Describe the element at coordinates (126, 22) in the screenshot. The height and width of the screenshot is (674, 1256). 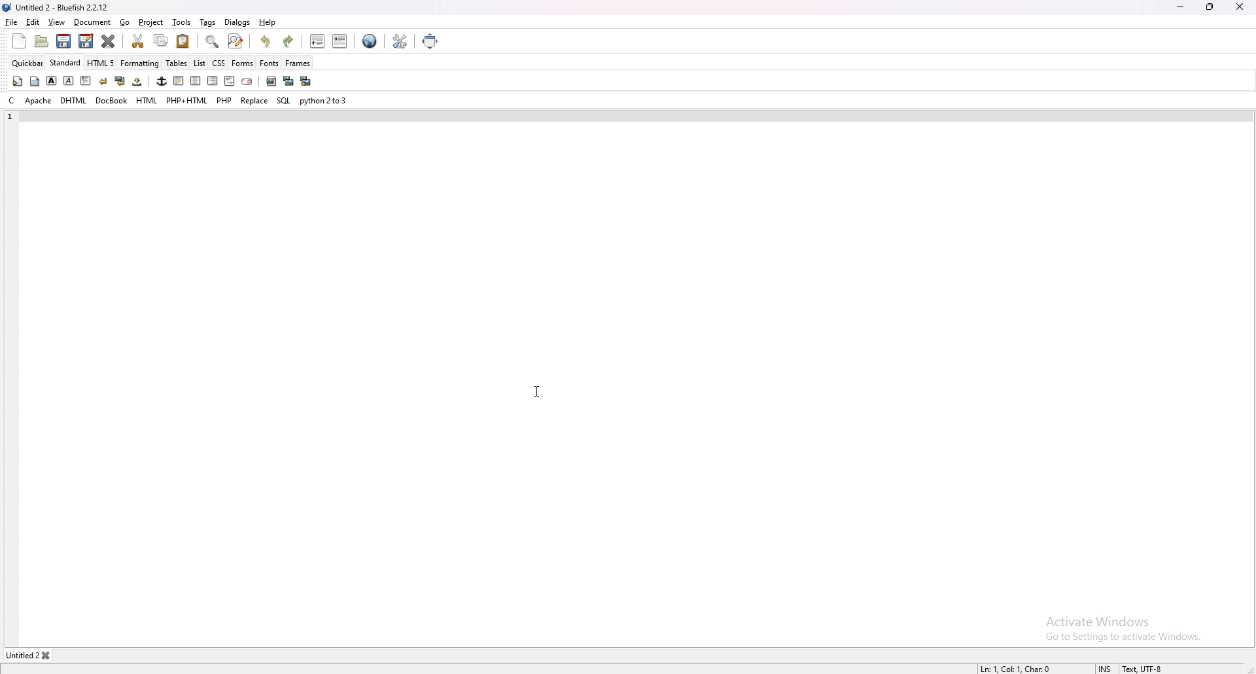
I see `go` at that location.